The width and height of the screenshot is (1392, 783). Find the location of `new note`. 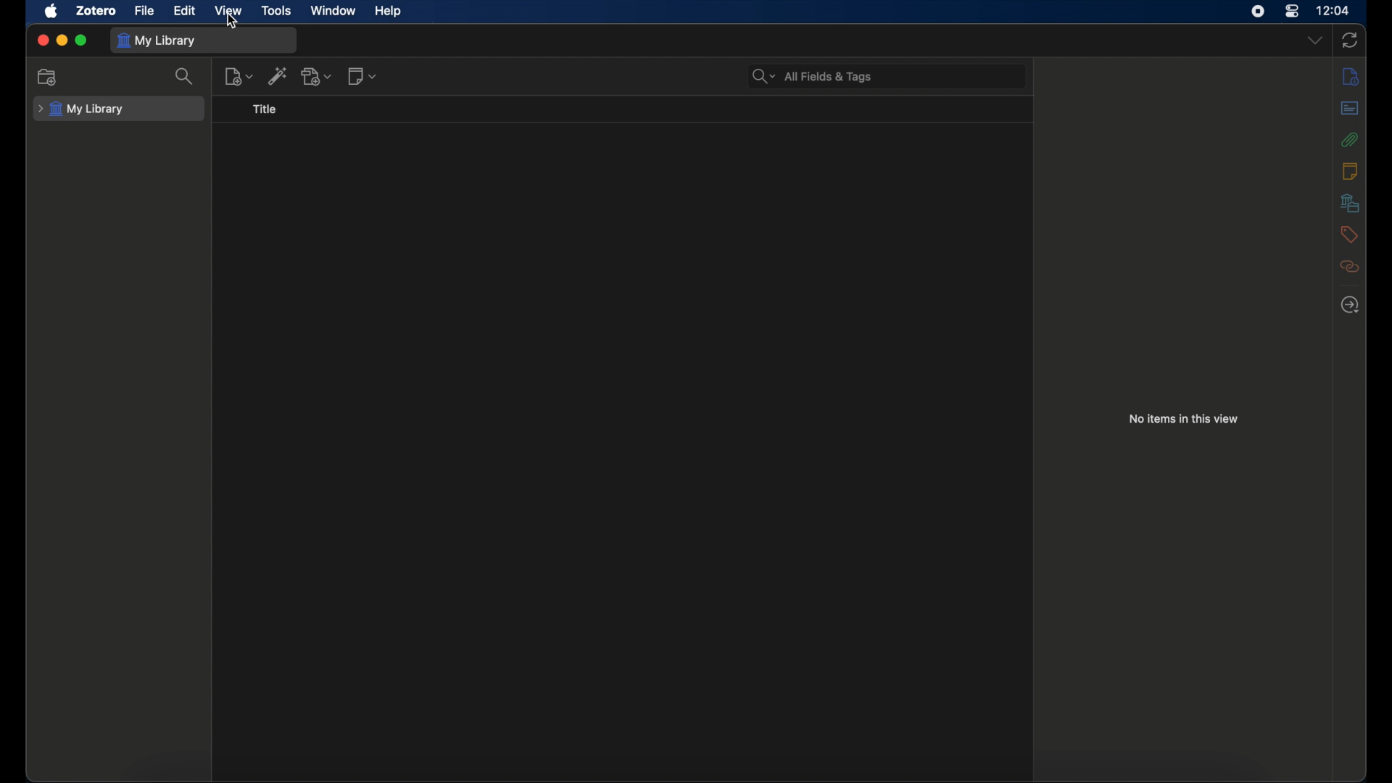

new note is located at coordinates (362, 75).